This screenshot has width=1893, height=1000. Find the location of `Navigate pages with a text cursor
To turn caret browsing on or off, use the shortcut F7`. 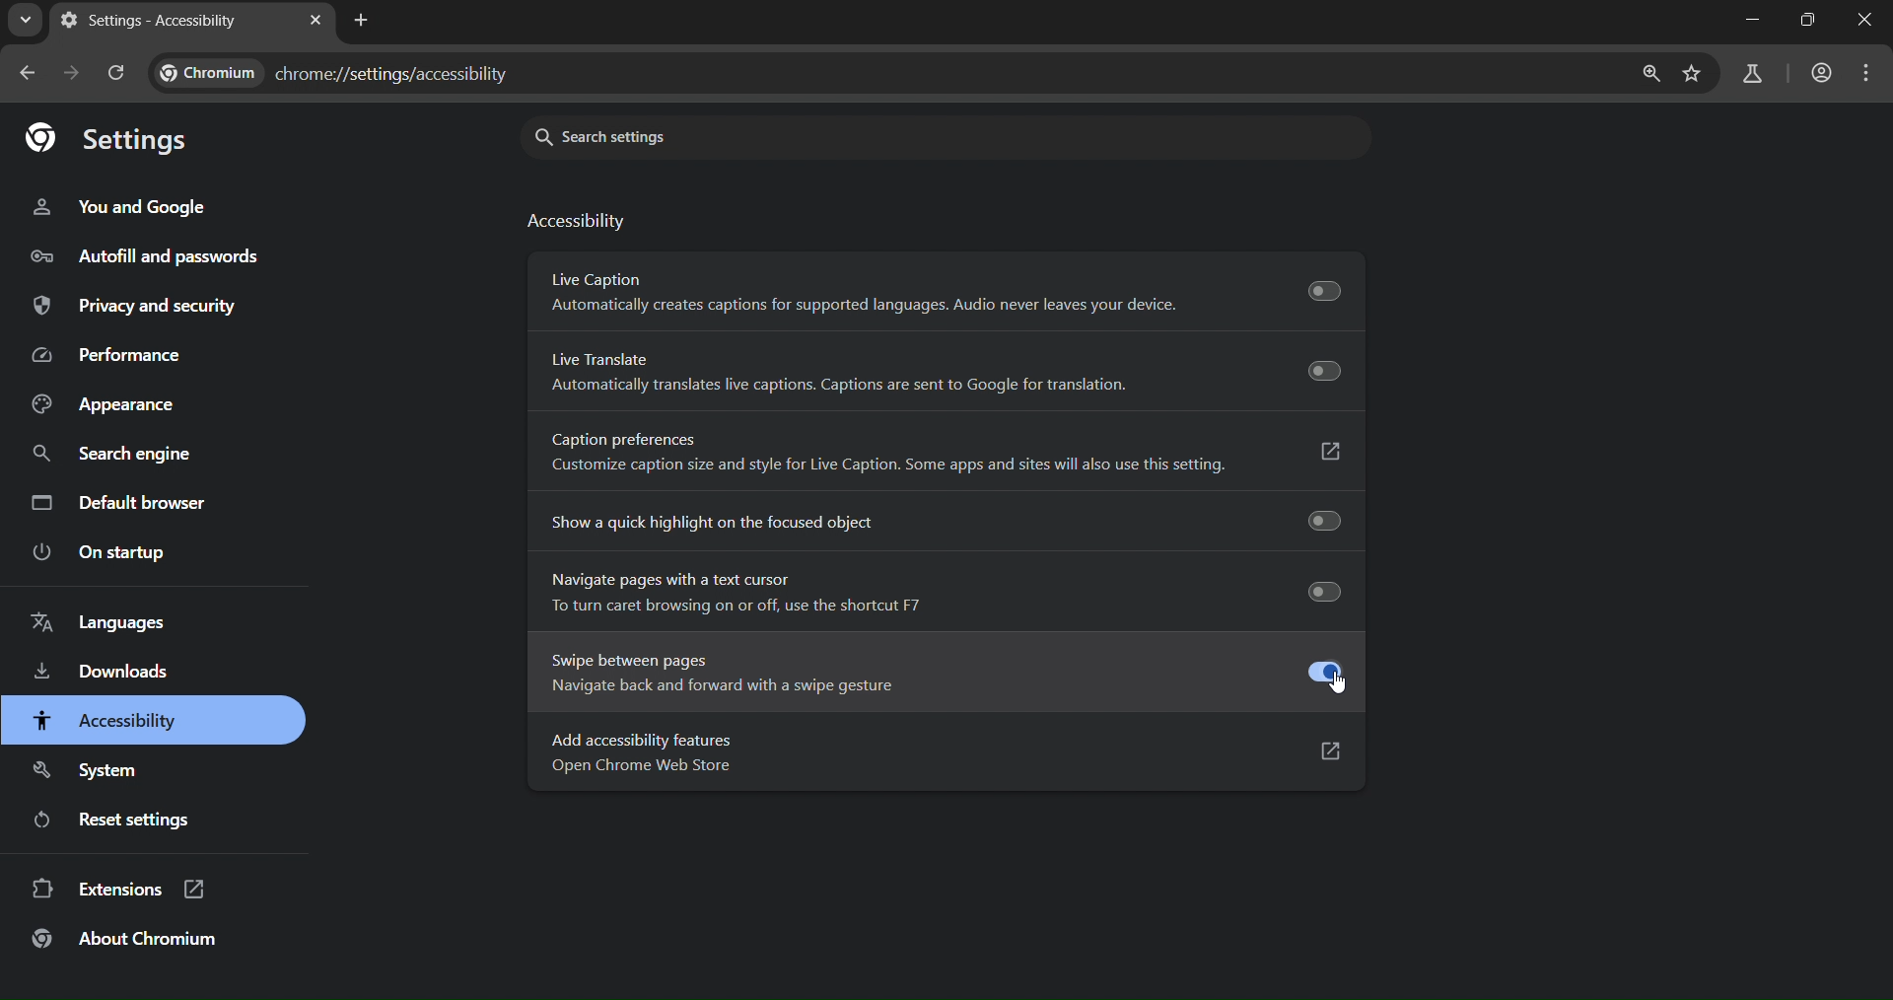

Navigate pages with a text cursor
To turn caret browsing on or off, use the shortcut F7 is located at coordinates (934, 594).